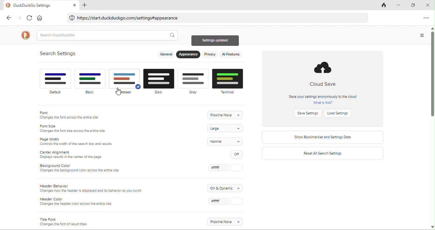  Describe the element at coordinates (76, 141) in the screenshot. I see `page worth` at that location.